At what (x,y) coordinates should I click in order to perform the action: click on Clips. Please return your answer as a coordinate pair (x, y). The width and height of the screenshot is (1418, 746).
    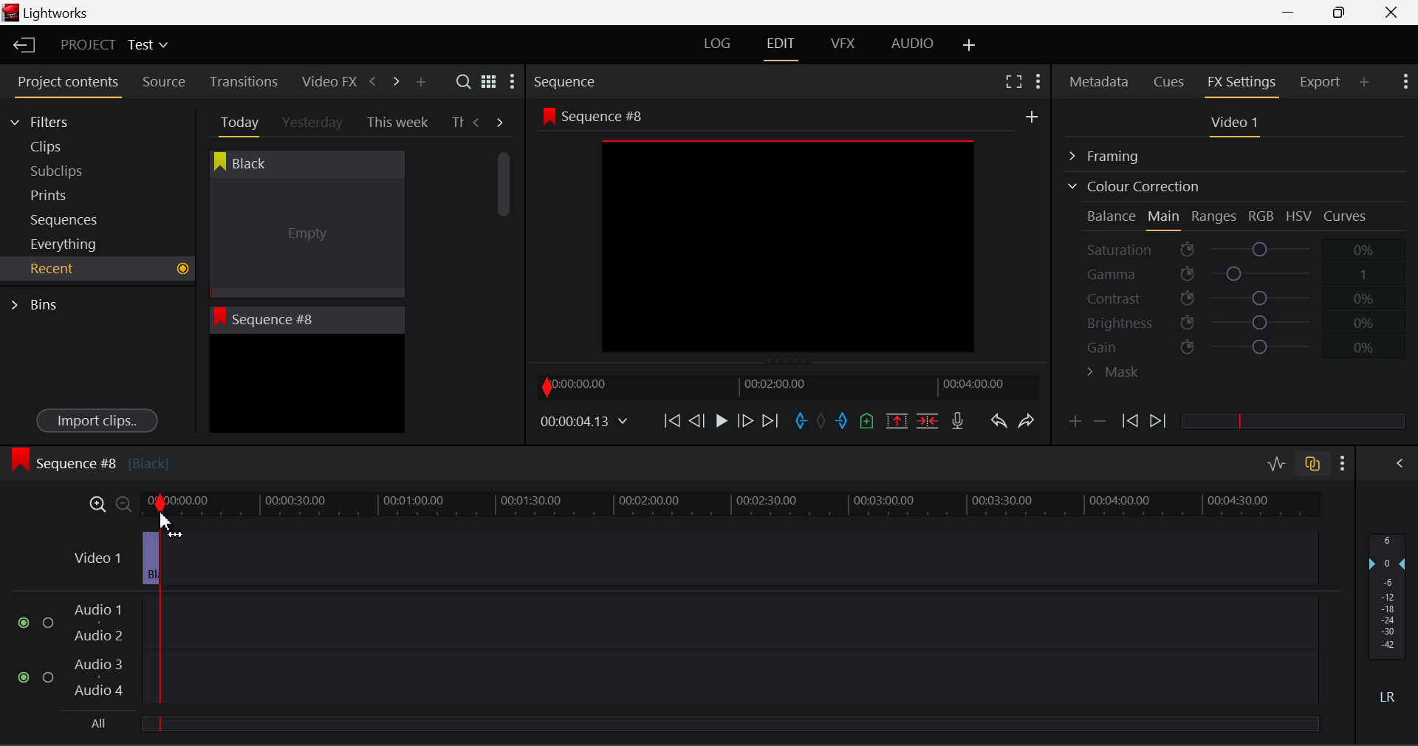
    Looking at the image, I should click on (72, 146).